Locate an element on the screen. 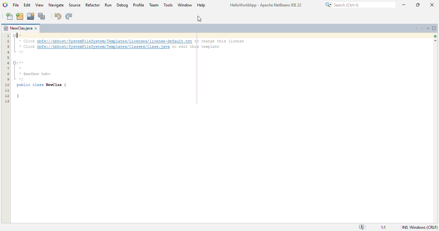 This screenshot has width=439, height=231. cursor is located at coordinates (200, 19).